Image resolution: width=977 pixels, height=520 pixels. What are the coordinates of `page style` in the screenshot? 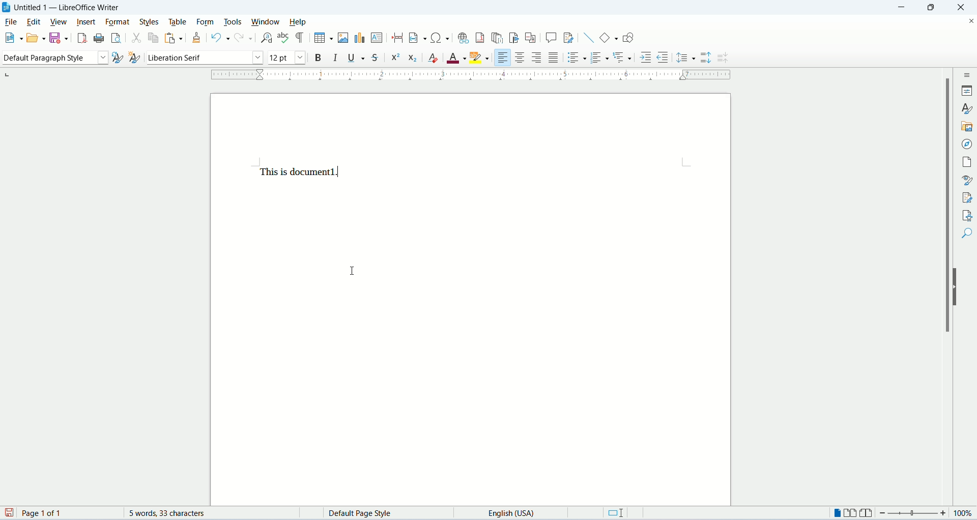 It's located at (359, 513).